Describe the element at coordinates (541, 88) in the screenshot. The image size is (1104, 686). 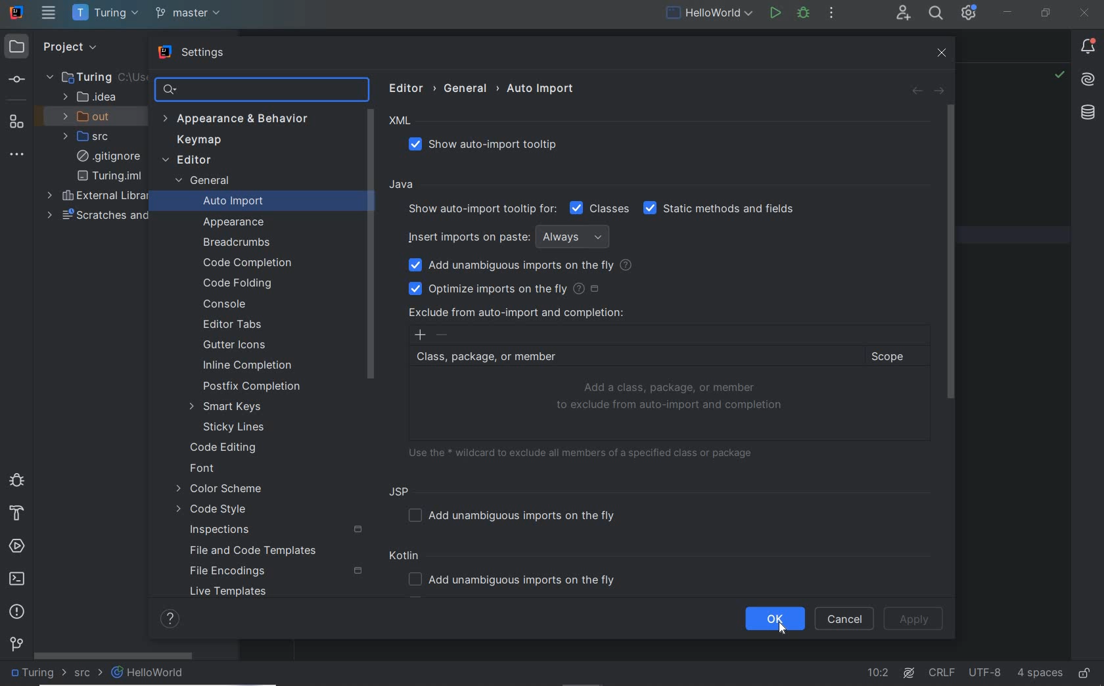
I see `auto import` at that location.